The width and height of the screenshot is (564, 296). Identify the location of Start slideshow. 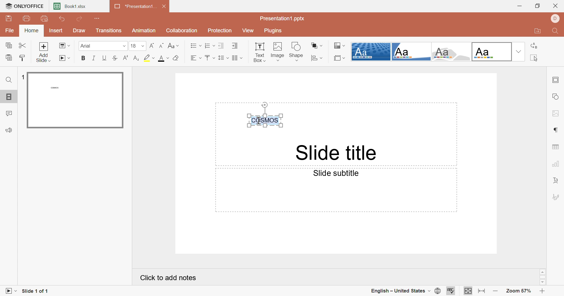
(63, 59).